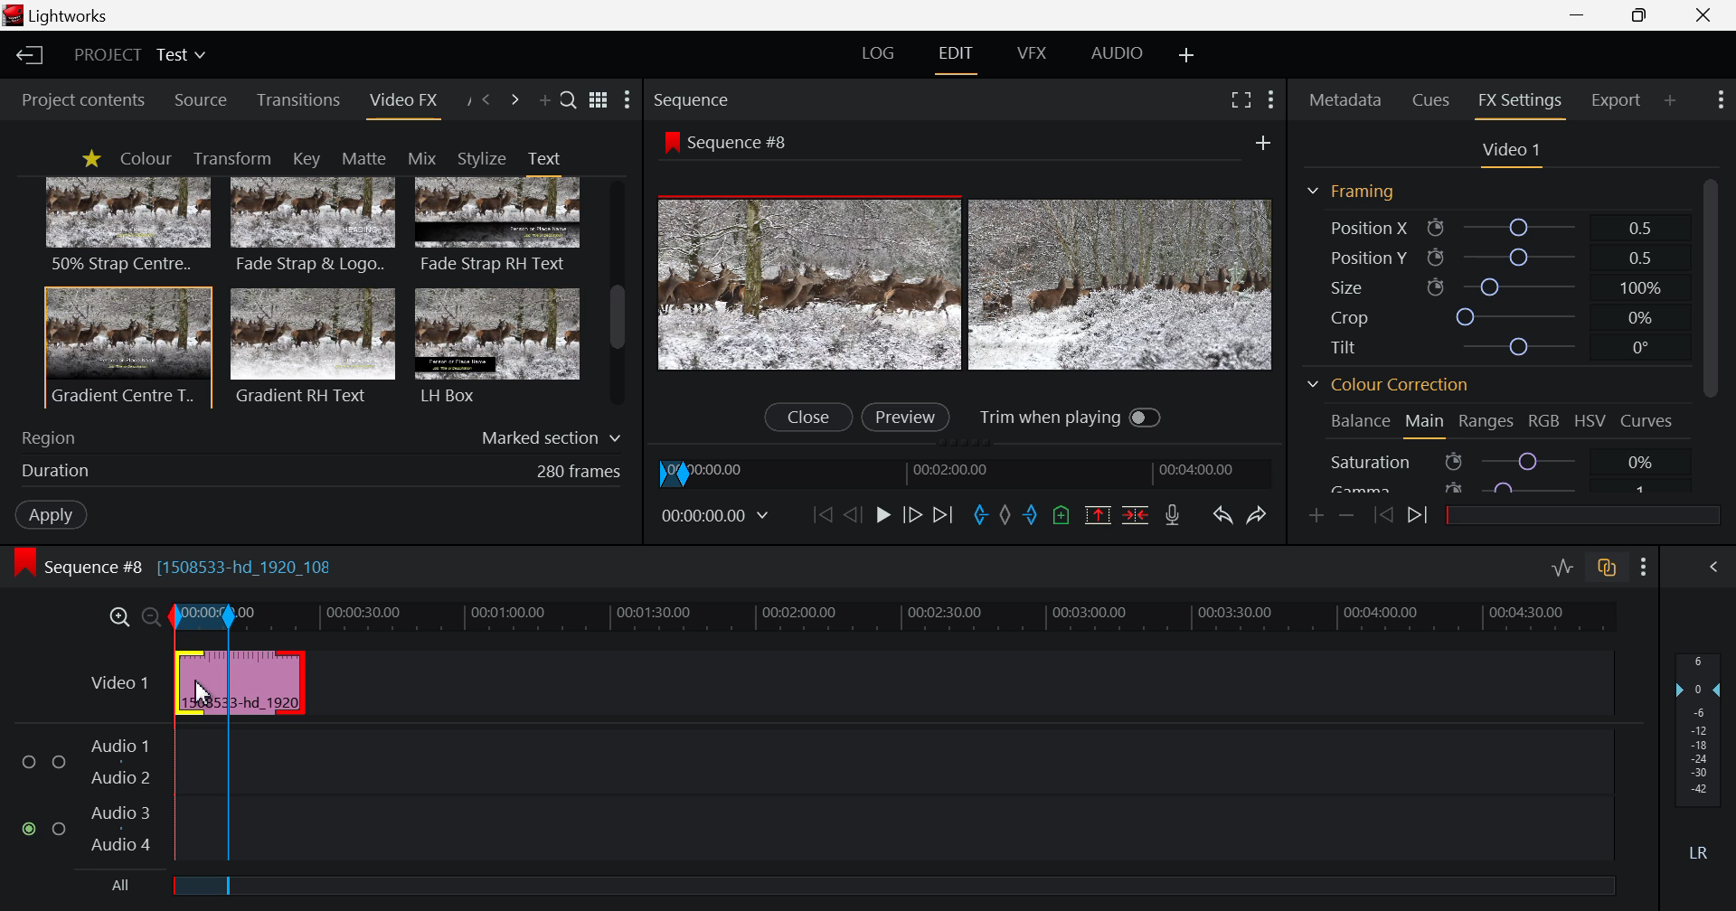 The height and width of the screenshot is (911, 1736). I want to click on Settings, so click(1269, 98).